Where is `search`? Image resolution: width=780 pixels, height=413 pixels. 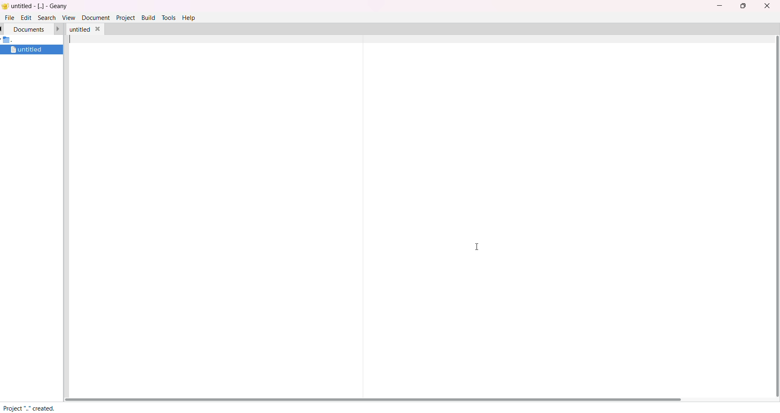
search is located at coordinates (46, 17).